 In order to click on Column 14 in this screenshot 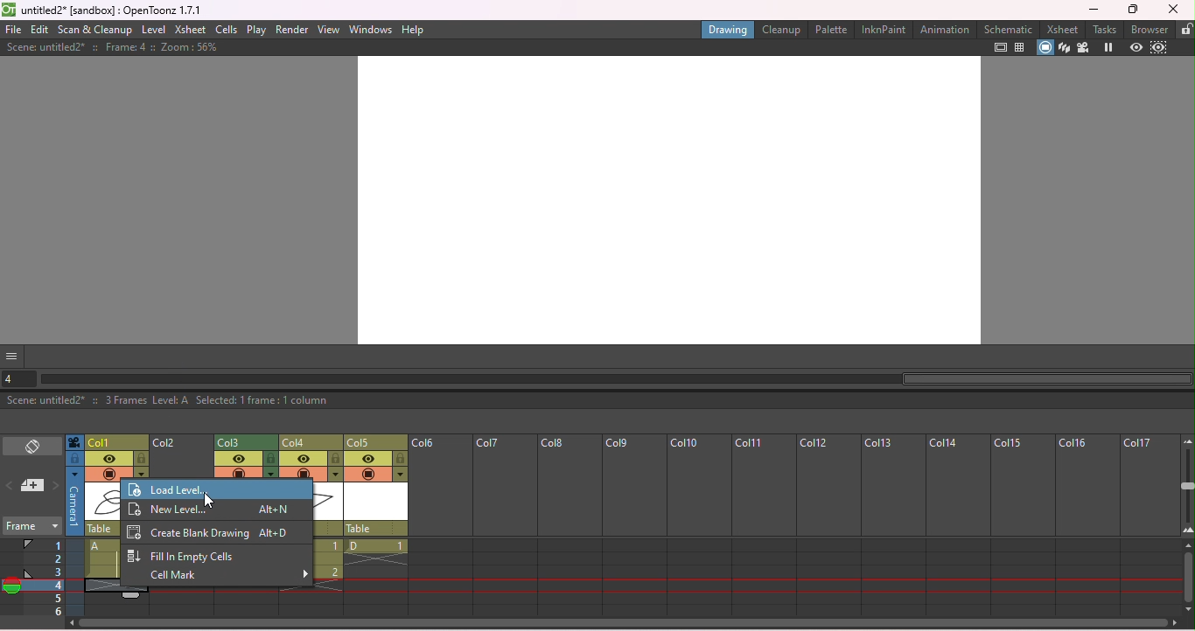, I will do `click(958, 526)`.